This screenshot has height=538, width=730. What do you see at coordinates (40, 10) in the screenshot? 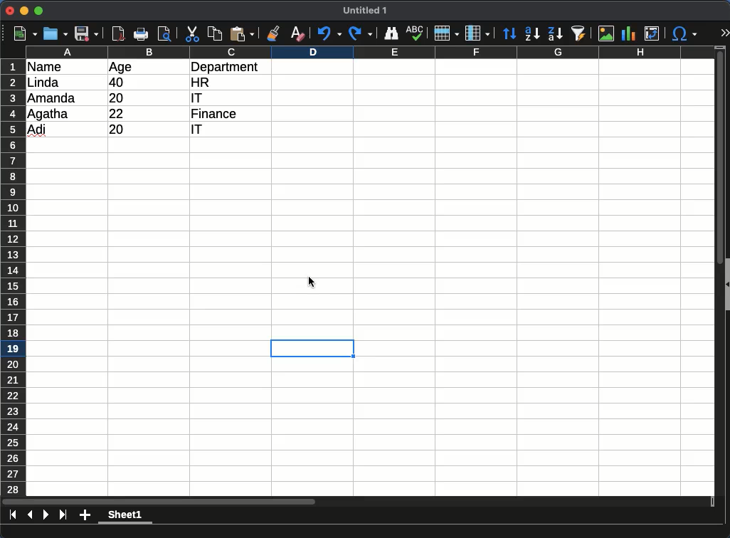
I see `maximize` at bounding box center [40, 10].